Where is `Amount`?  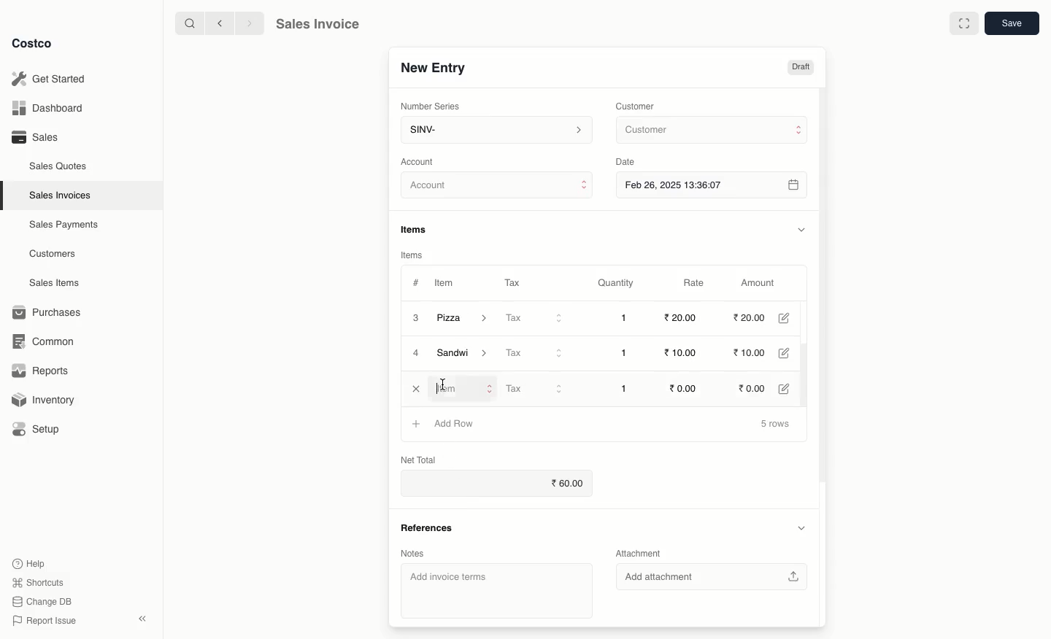
Amount is located at coordinates (762, 283).